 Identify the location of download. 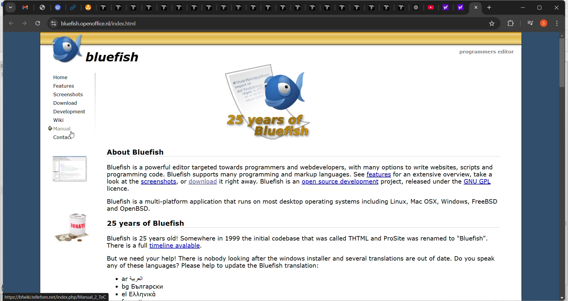
(66, 103).